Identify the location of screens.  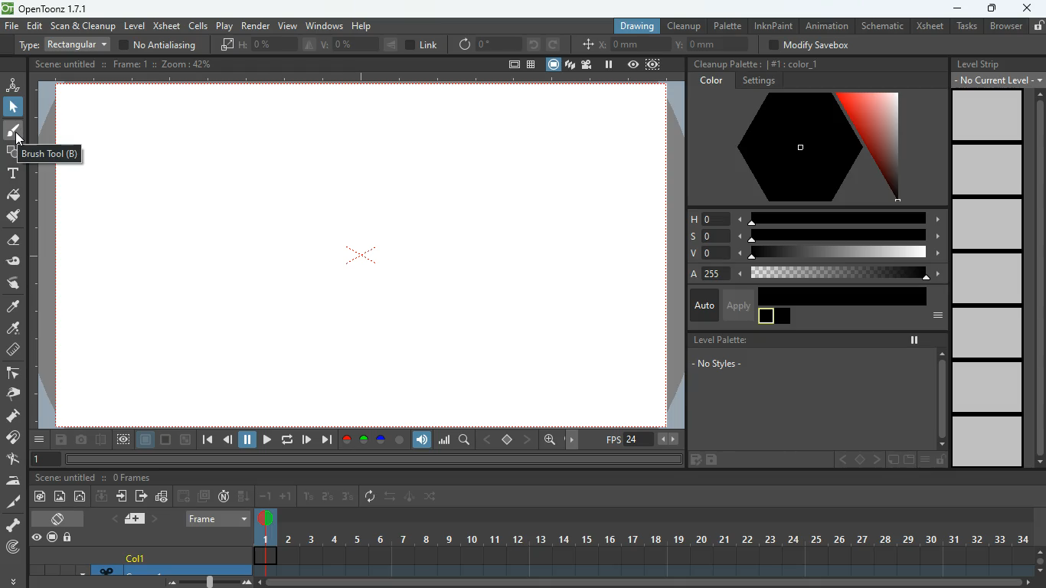
(570, 66).